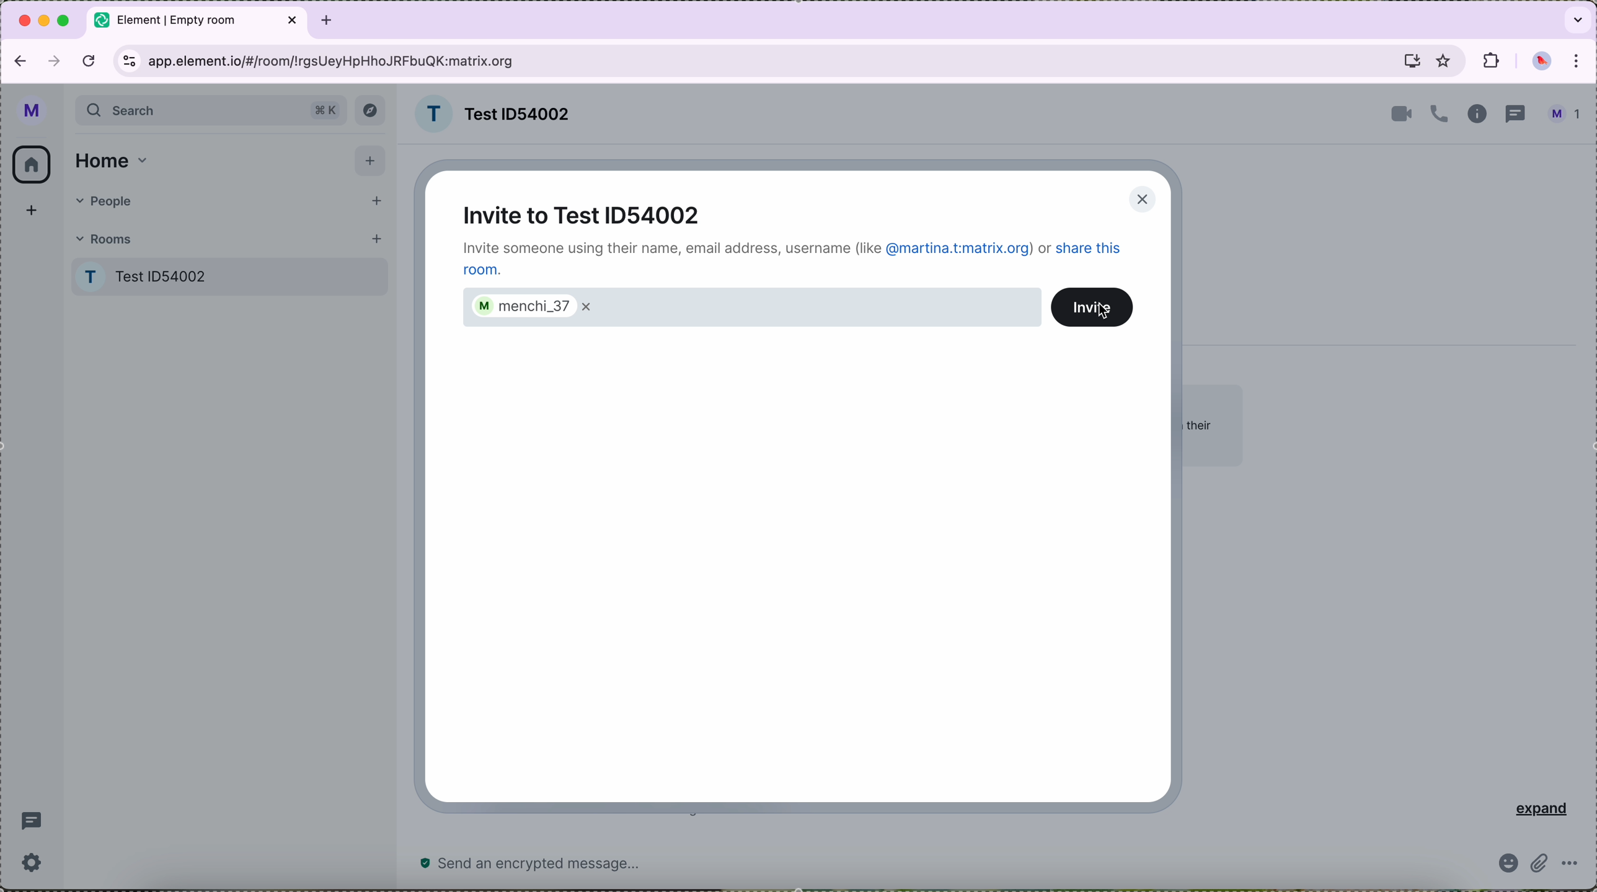 This screenshot has height=892, width=1597. Describe the element at coordinates (795, 257) in the screenshot. I see `note` at that location.